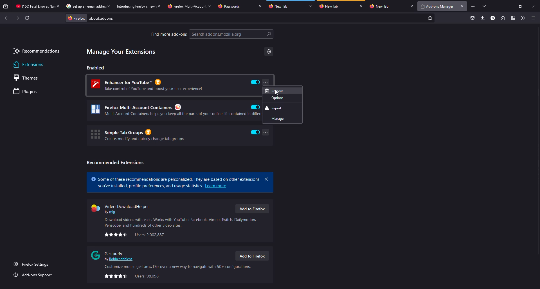 This screenshot has width=540, height=289. Describe the element at coordinates (502, 18) in the screenshot. I see `extensions` at that location.